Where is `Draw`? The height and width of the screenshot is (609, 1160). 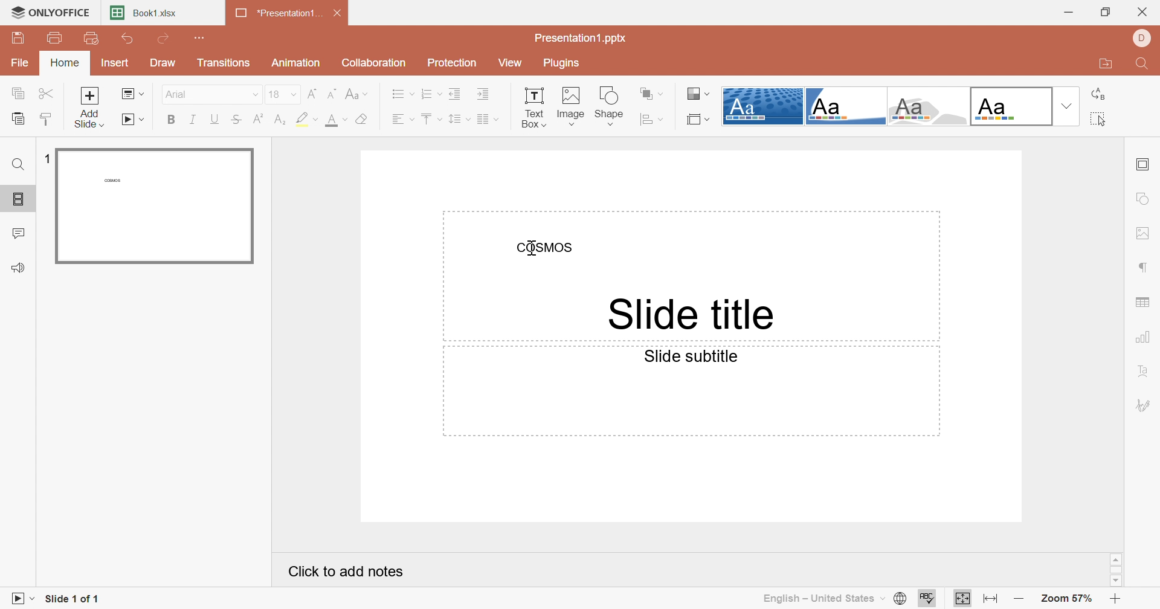
Draw is located at coordinates (163, 63).